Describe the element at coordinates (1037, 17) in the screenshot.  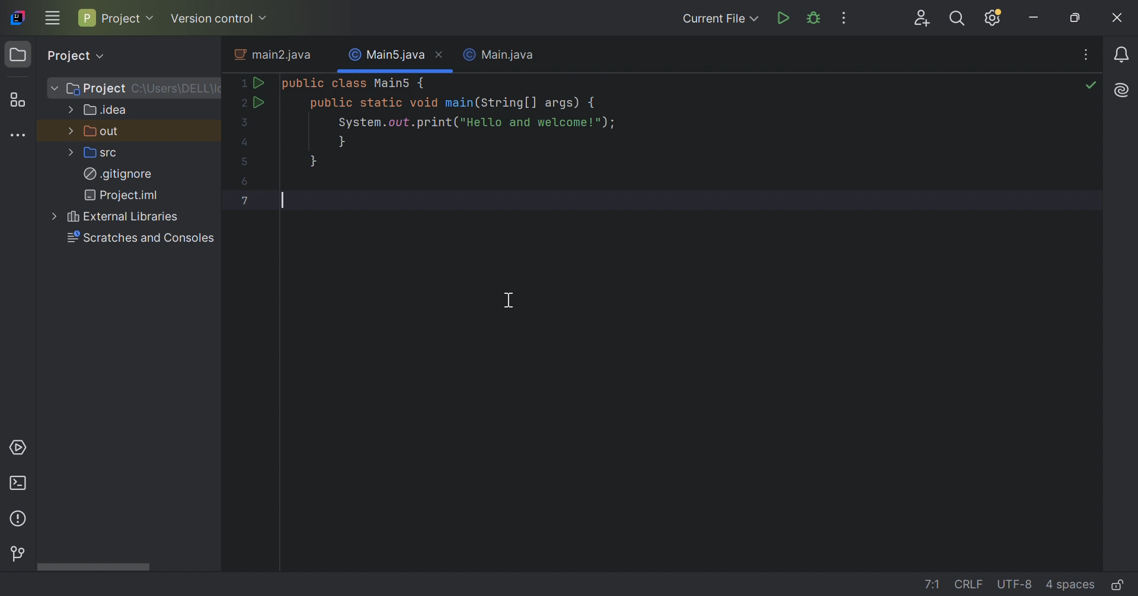
I see `Minimize` at that location.